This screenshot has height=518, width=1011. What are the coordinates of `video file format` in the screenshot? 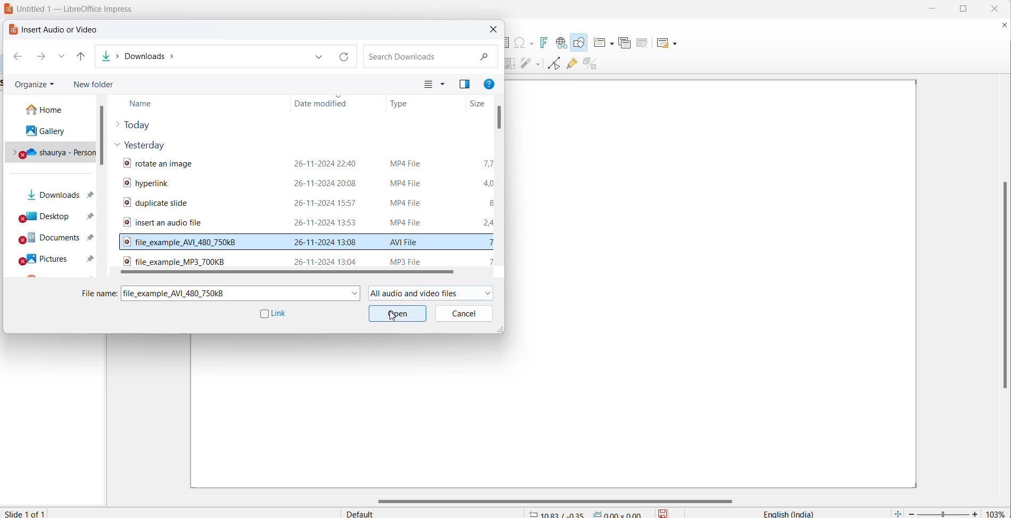 It's located at (405, 193).